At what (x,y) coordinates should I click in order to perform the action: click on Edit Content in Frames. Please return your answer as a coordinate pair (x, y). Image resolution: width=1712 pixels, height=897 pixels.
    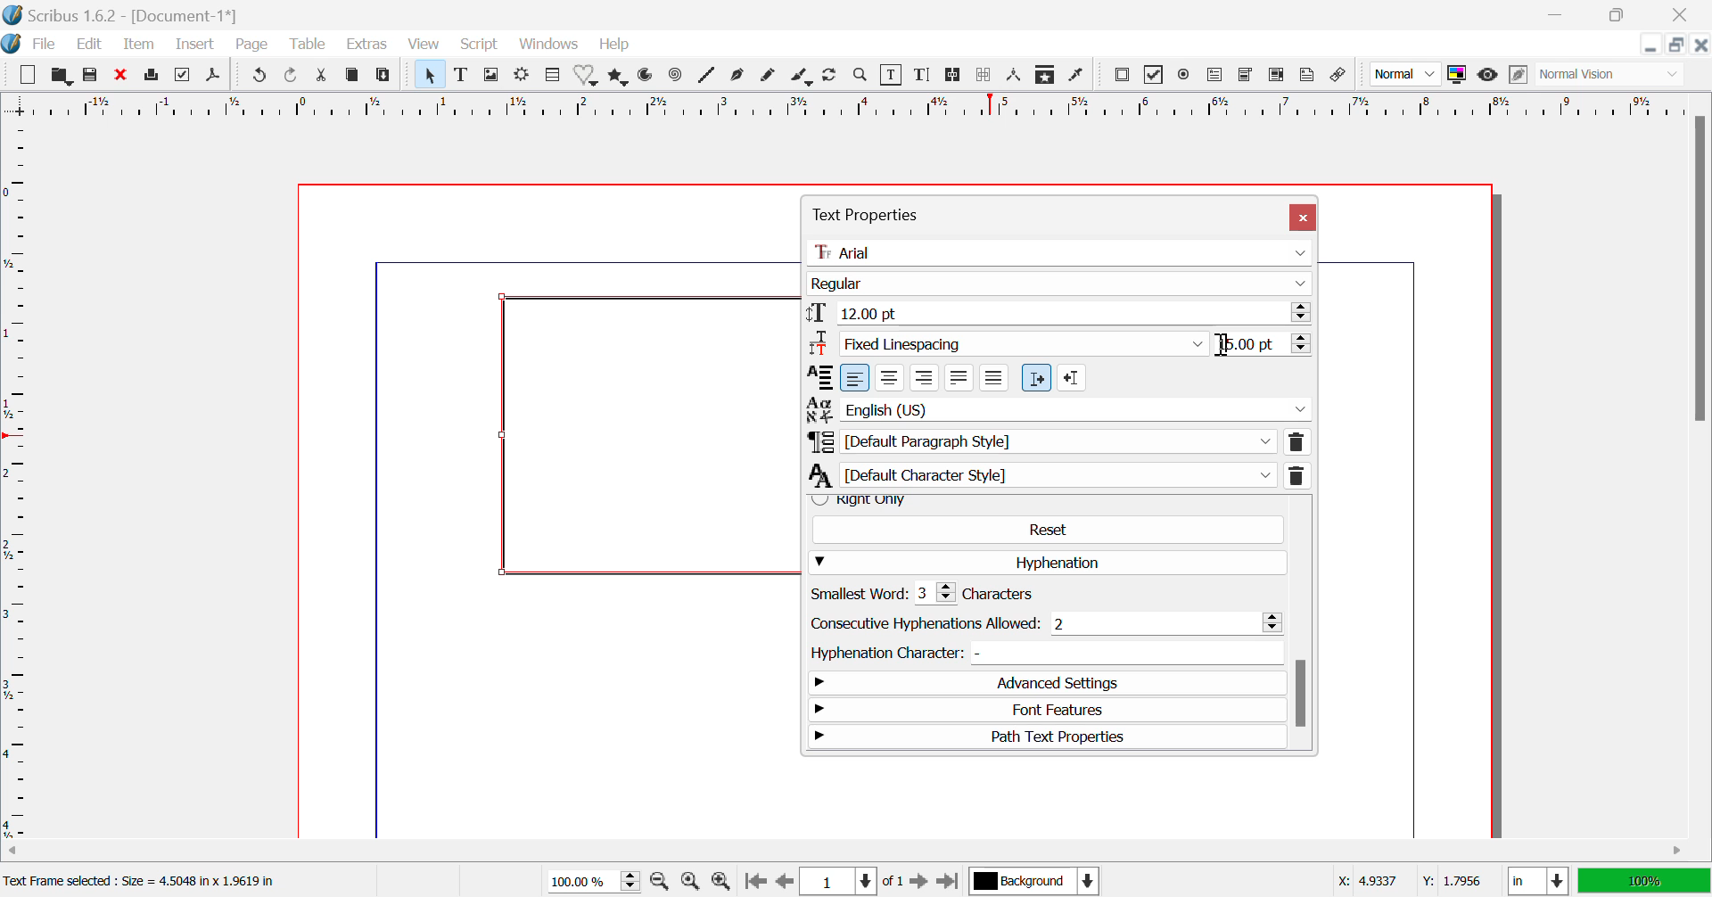
    Looking at the image, I should click on (894, 75).